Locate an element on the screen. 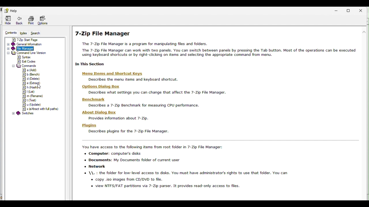 The image size is (369, 207). e( extract ) is located at coordinates (28, 83).